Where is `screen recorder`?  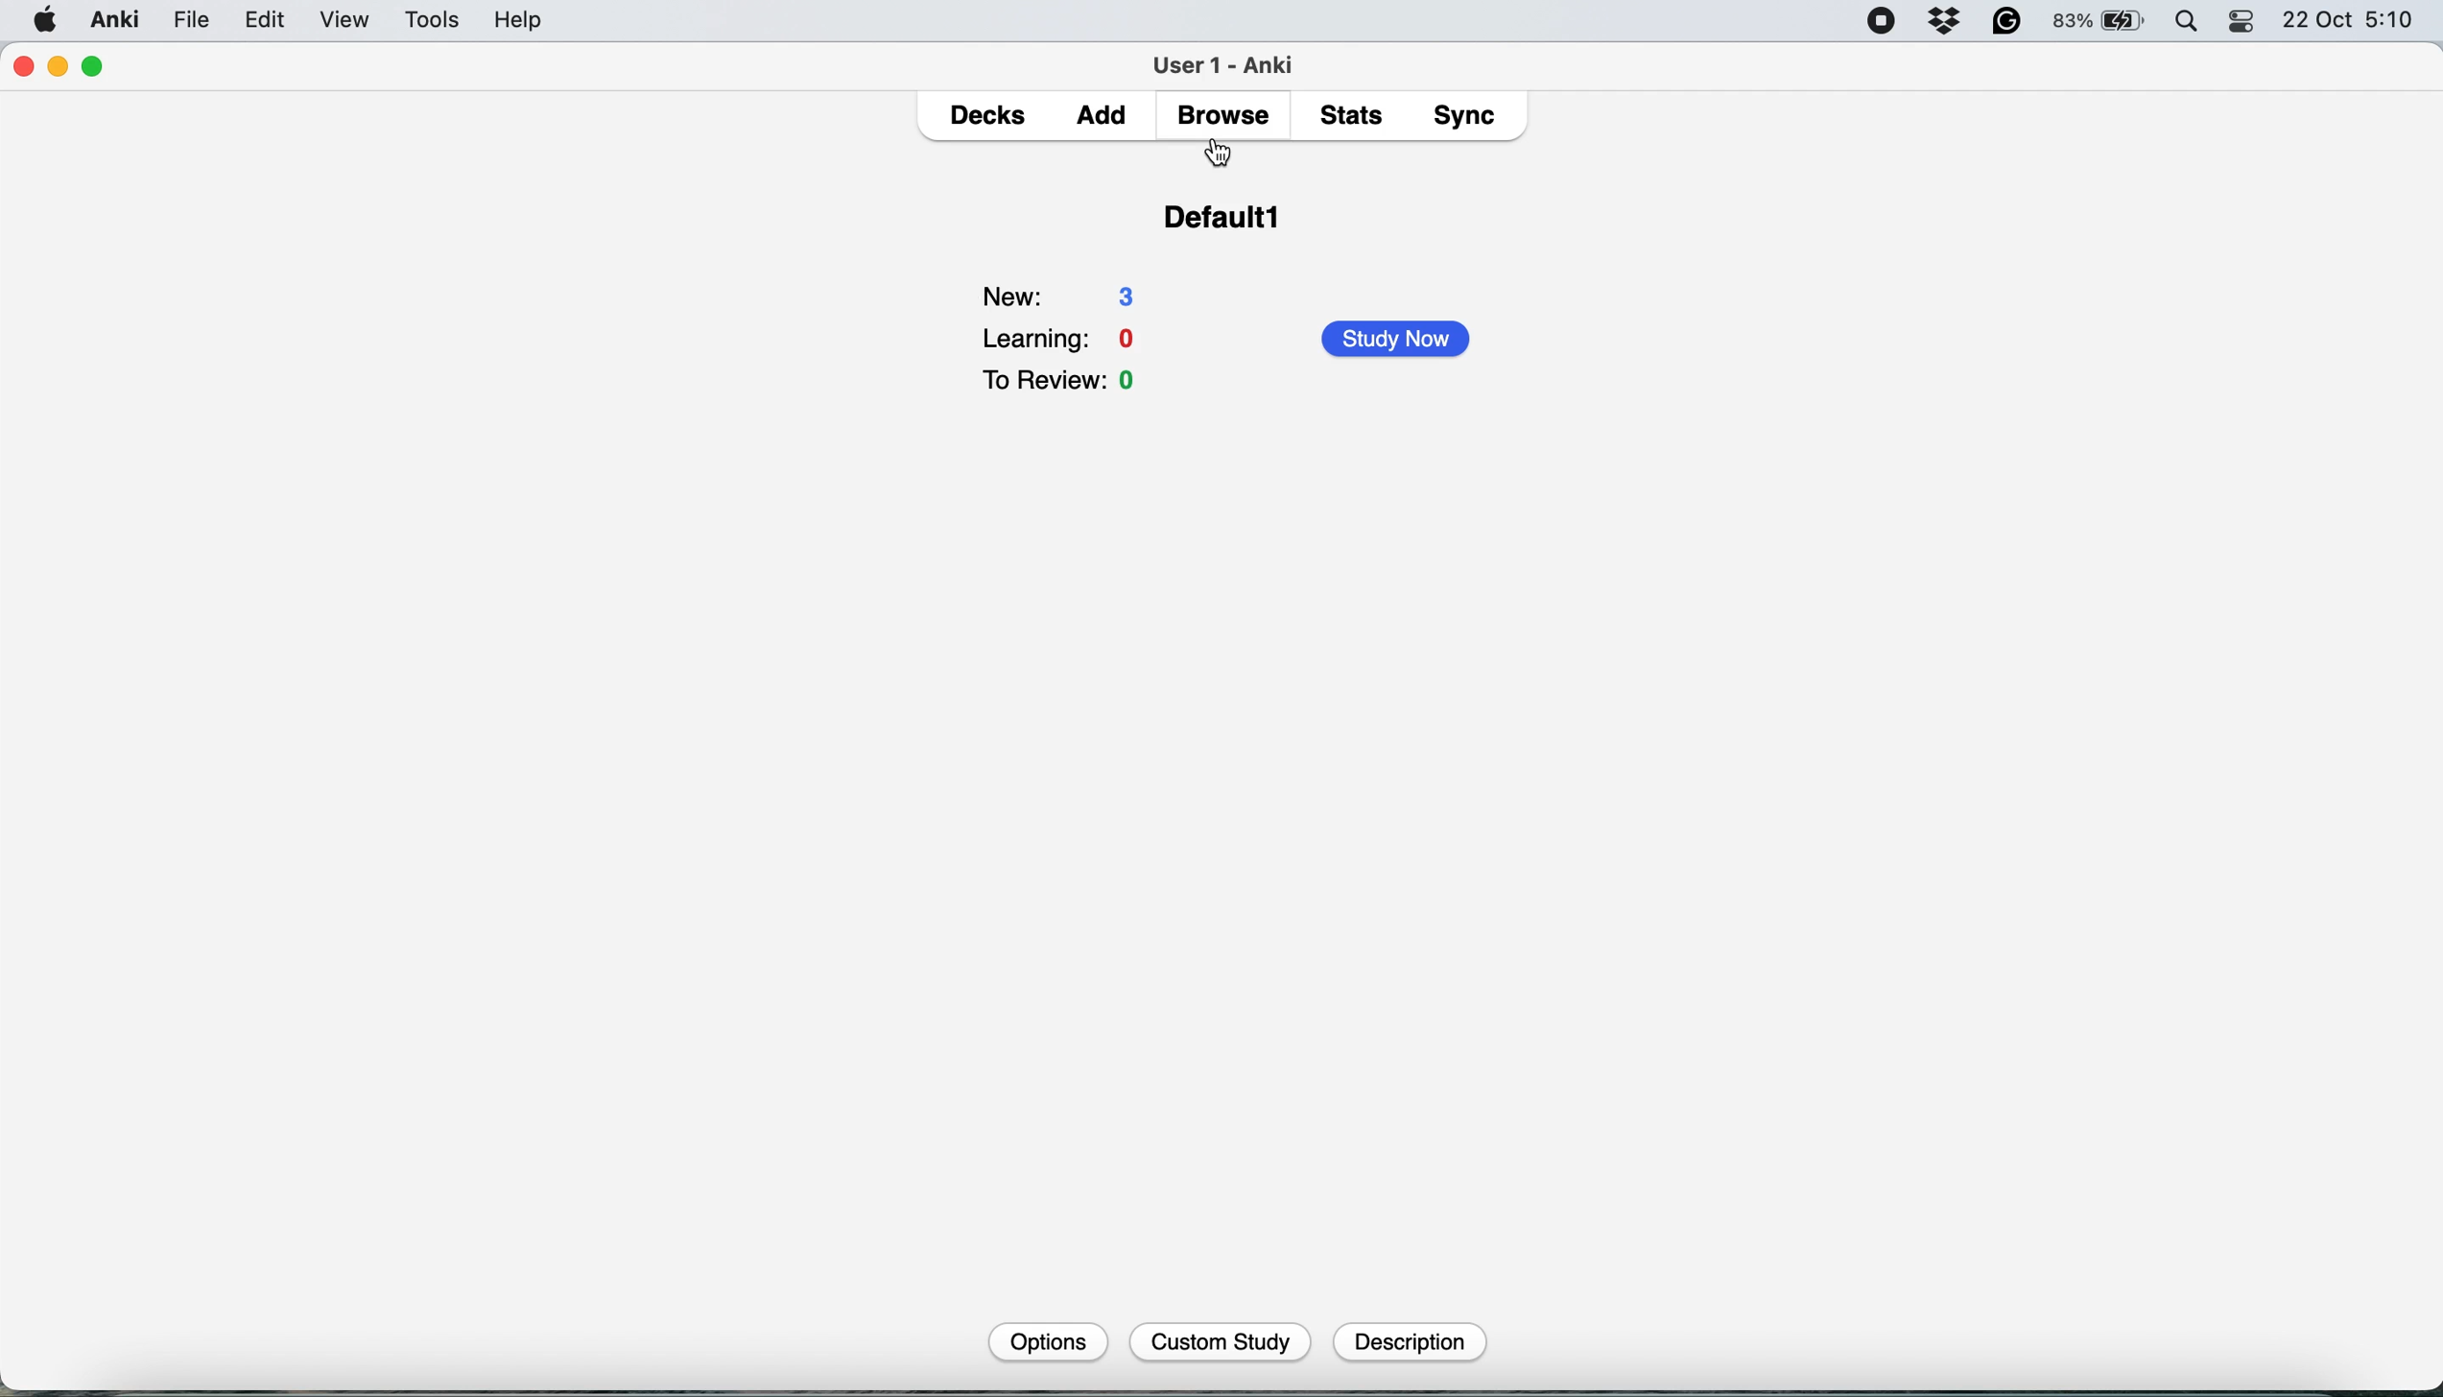 screen recorder is located at coordinates (1882, 23).